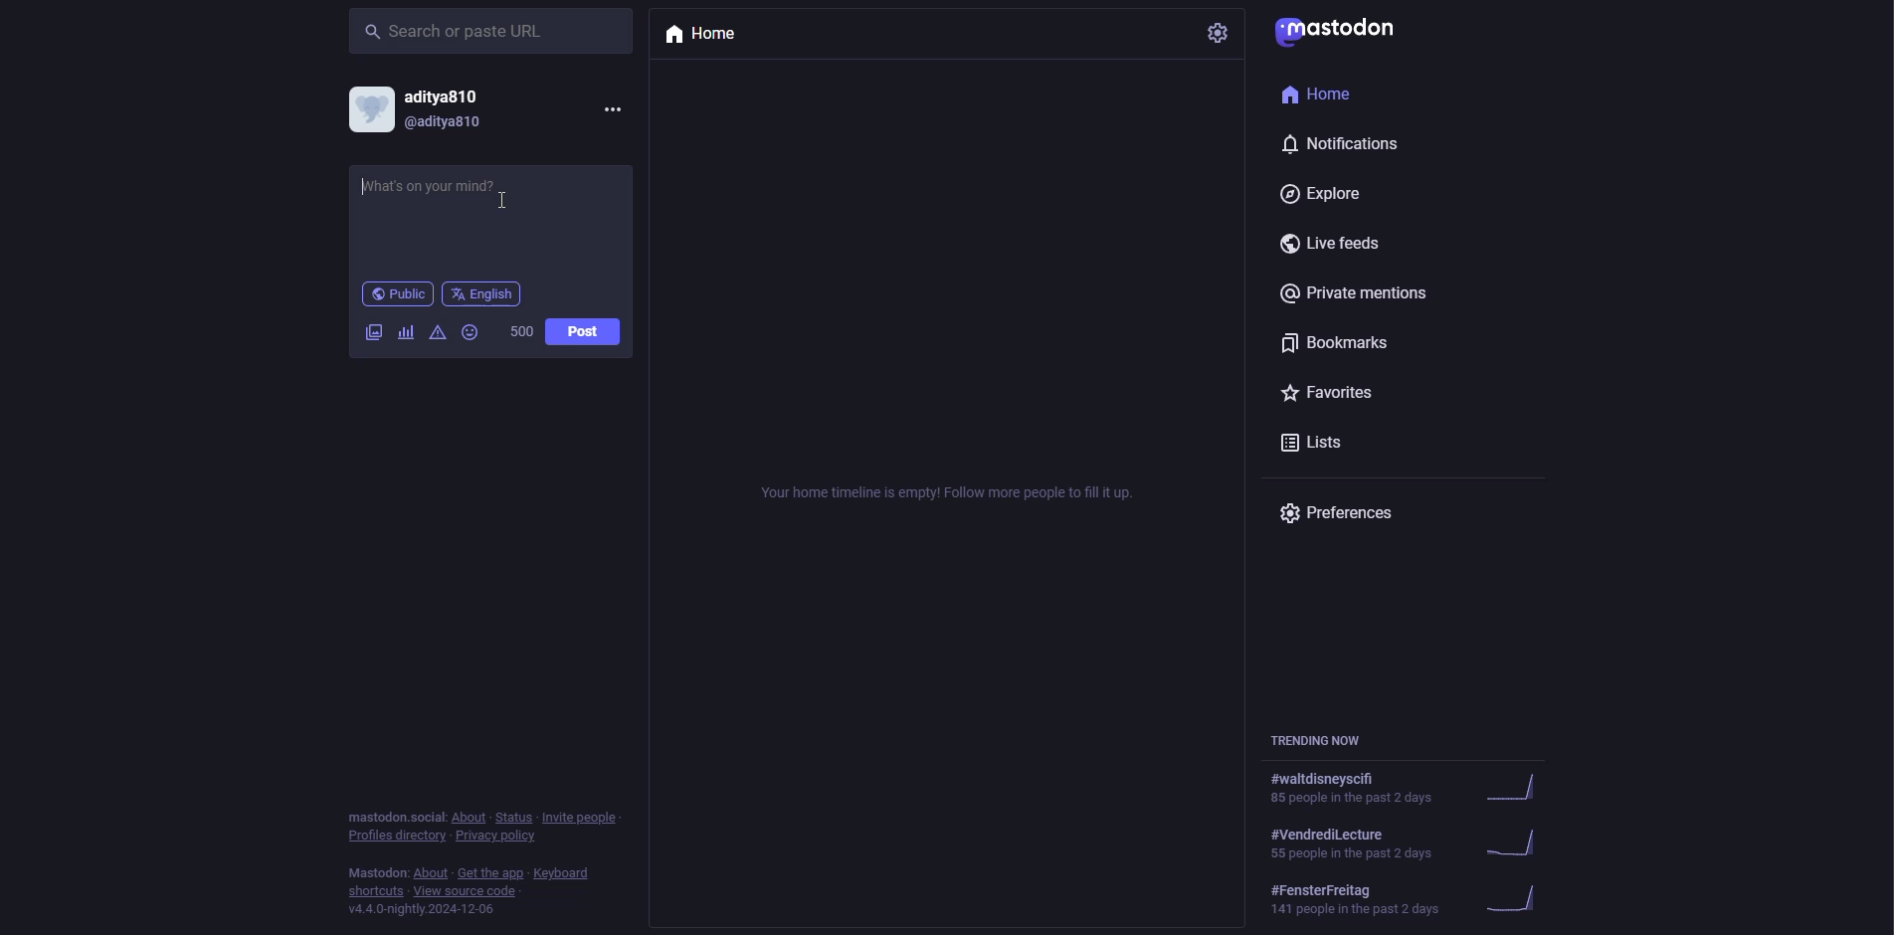 The height and width of the screenshot is (935, 1894). What do you see at coordinates (1412, 842) in the screenshot?
I see `trending now` at bounding box center [1412, 842].